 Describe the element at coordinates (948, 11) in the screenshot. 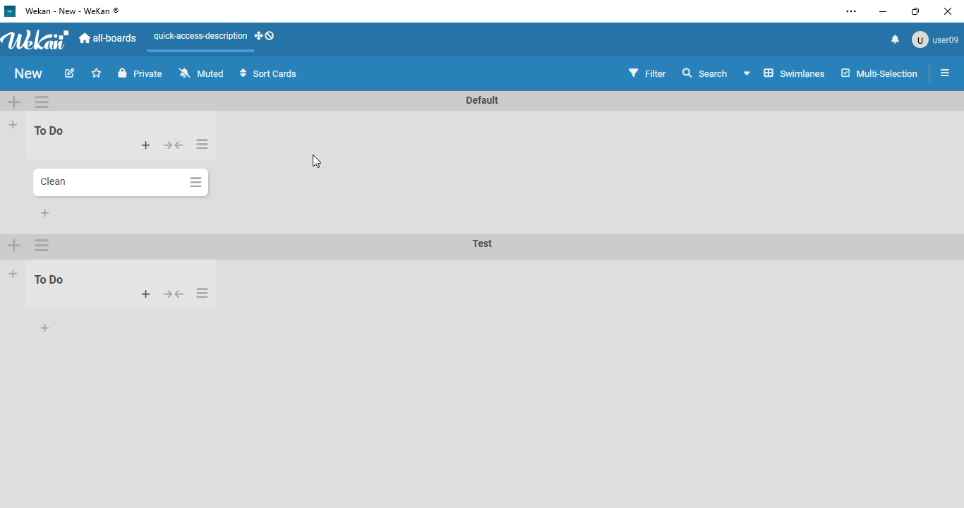

I see `close` at that location.